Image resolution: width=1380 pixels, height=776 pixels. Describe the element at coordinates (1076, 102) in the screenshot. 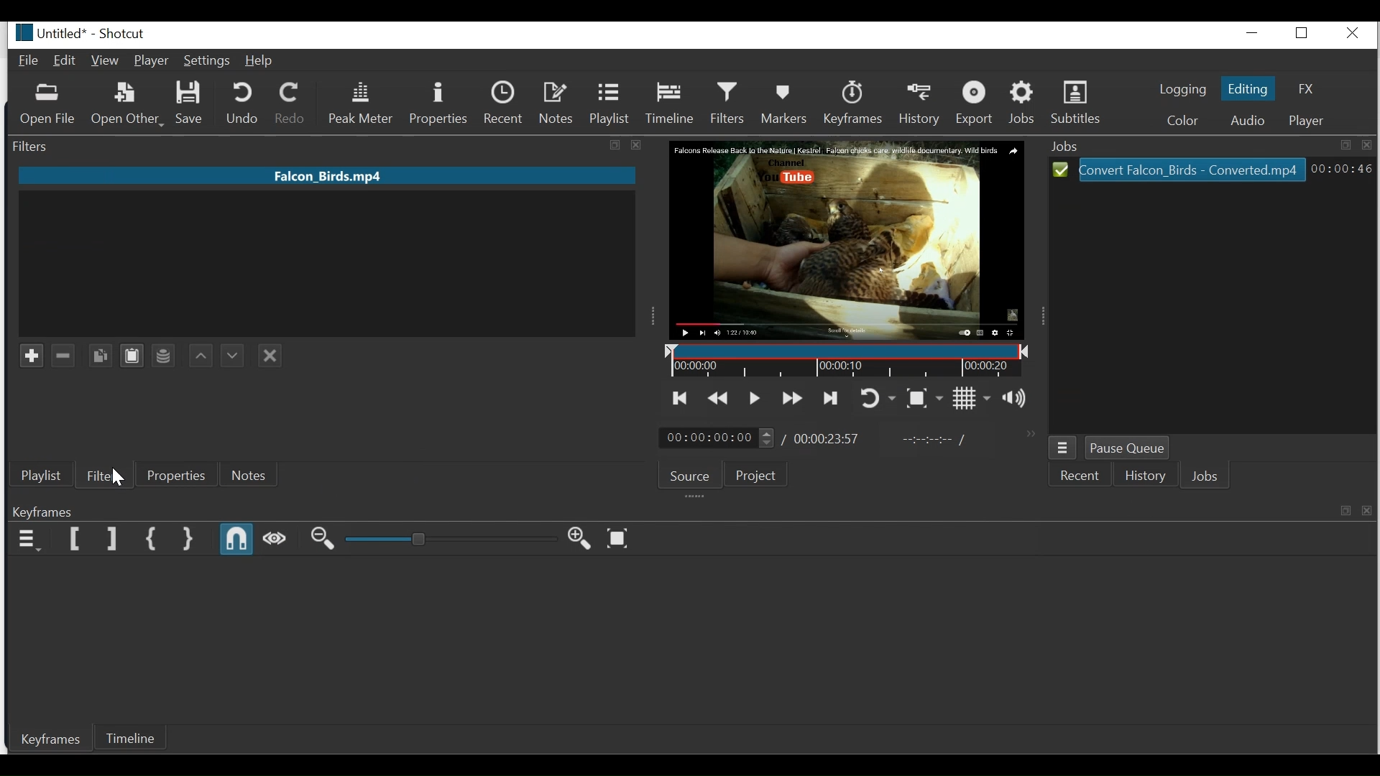

I see `Subtitles` at that location.